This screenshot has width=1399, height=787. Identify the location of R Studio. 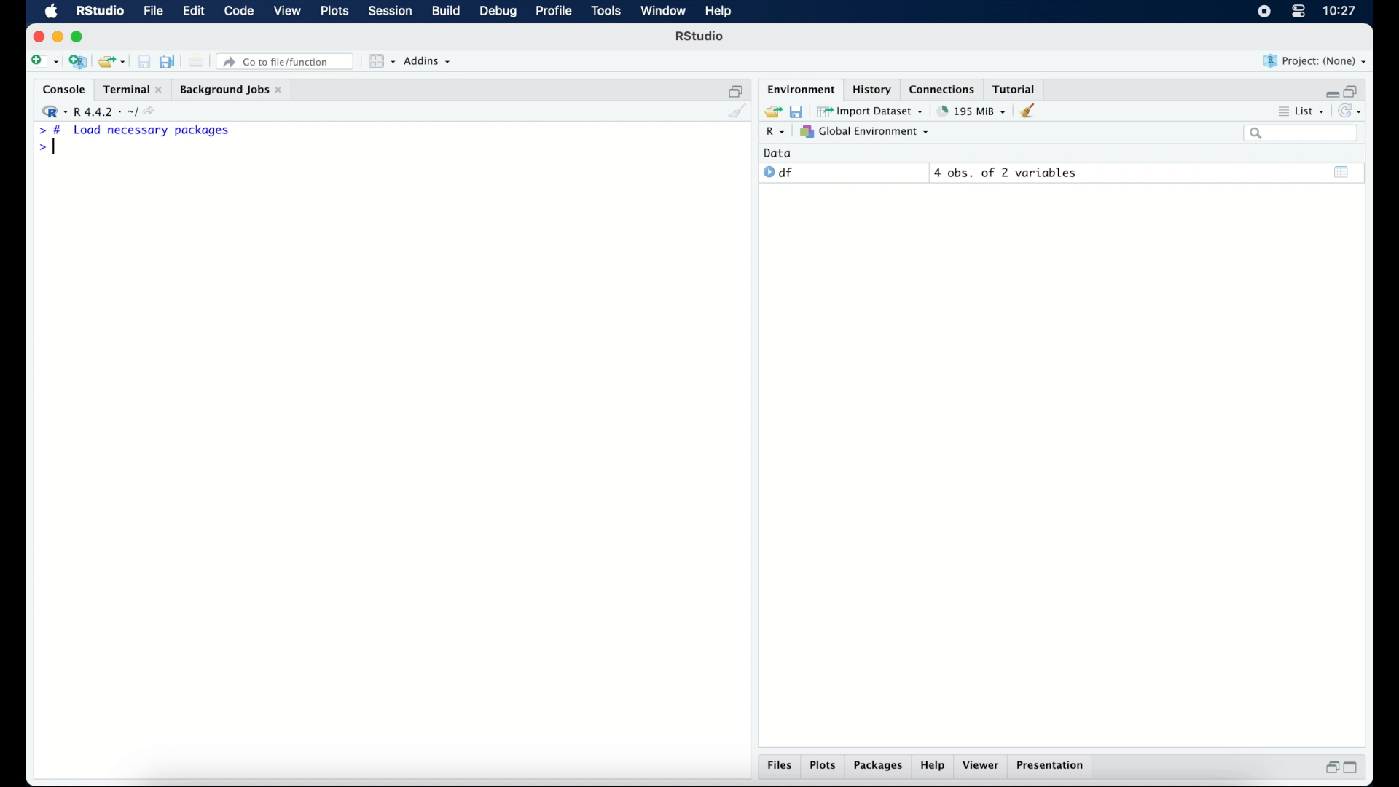
(100, 12).